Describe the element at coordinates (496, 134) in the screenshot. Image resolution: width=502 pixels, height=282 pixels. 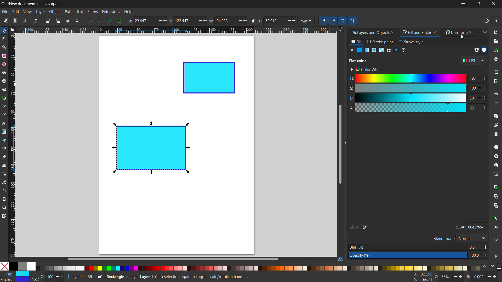
I see `paste` at that location.